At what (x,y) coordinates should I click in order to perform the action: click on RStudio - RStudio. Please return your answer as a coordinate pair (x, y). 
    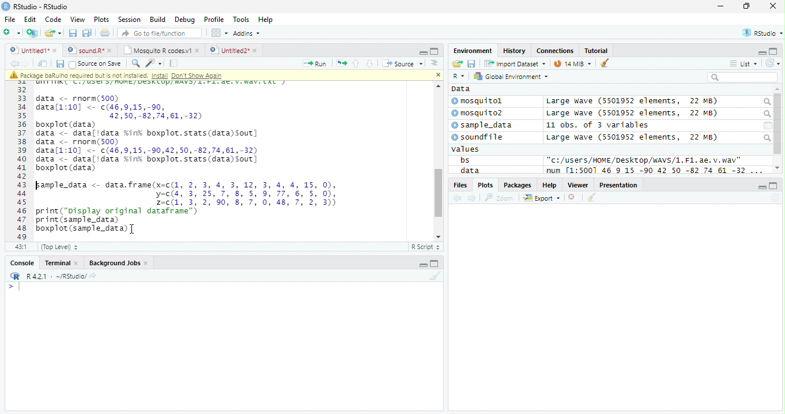
    Looking at the image, I should click on (41, 6).